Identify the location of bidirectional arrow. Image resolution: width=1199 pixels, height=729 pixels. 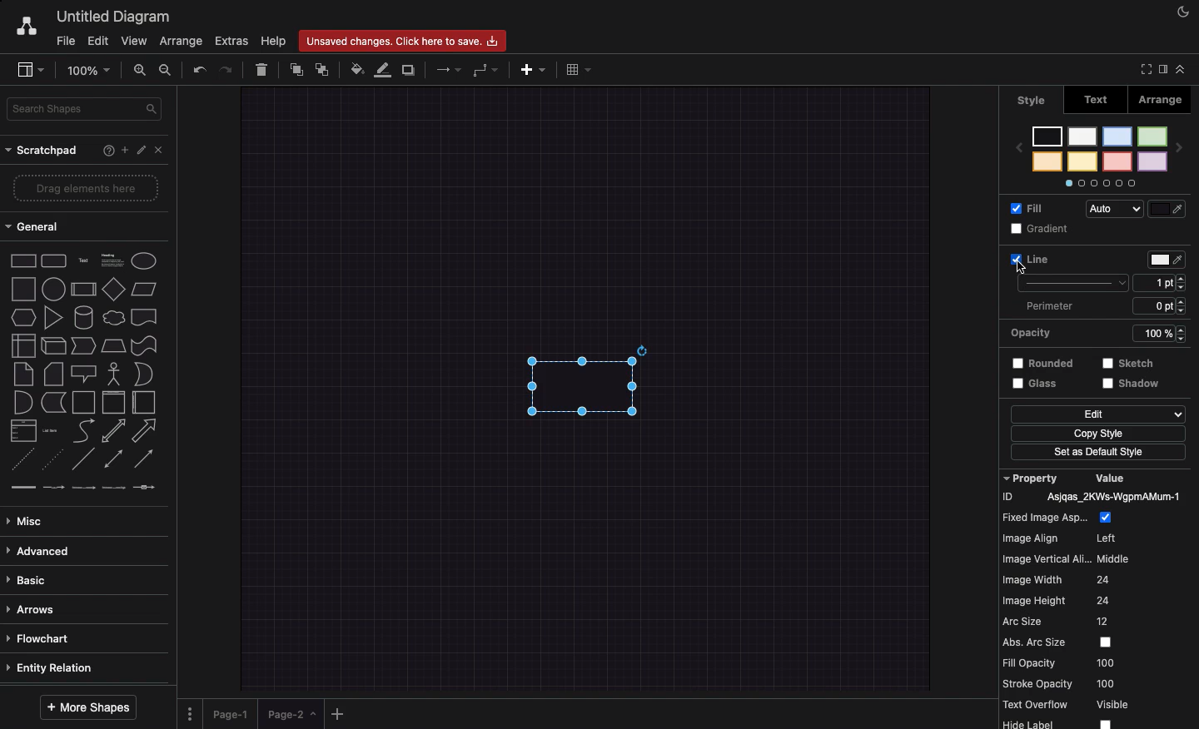
(113, 430).